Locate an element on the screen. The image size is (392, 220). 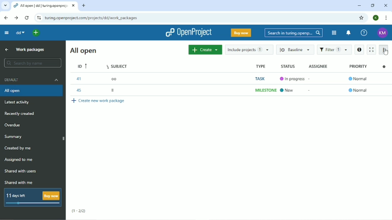
Shared with users is located at coordinates (20, 172).